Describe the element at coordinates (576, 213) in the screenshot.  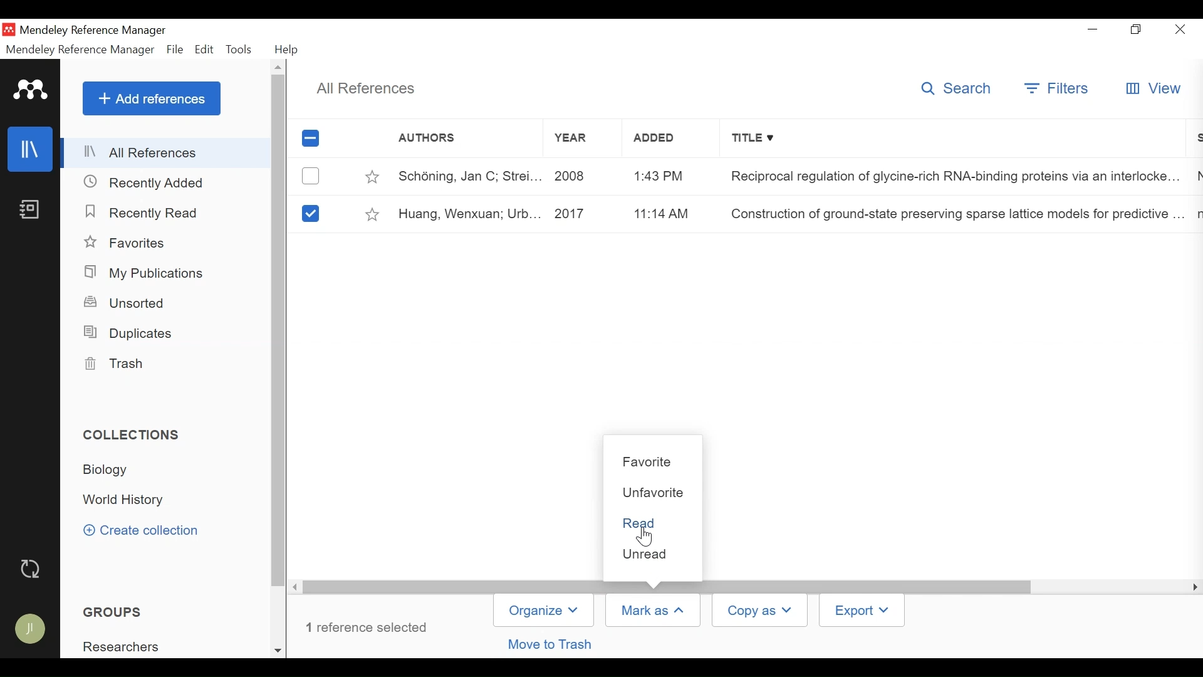
I see `2017` at that location.